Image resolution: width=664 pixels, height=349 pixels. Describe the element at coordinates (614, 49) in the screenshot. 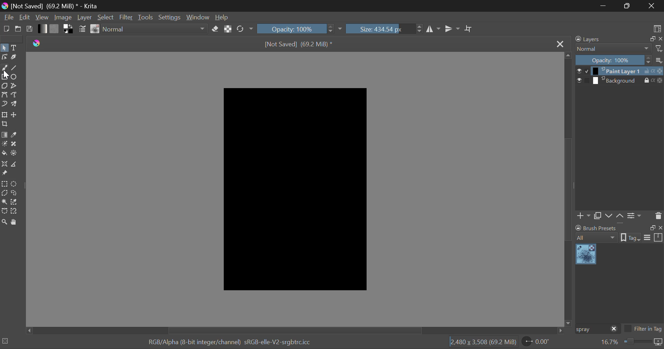

I see `normal` at that location.